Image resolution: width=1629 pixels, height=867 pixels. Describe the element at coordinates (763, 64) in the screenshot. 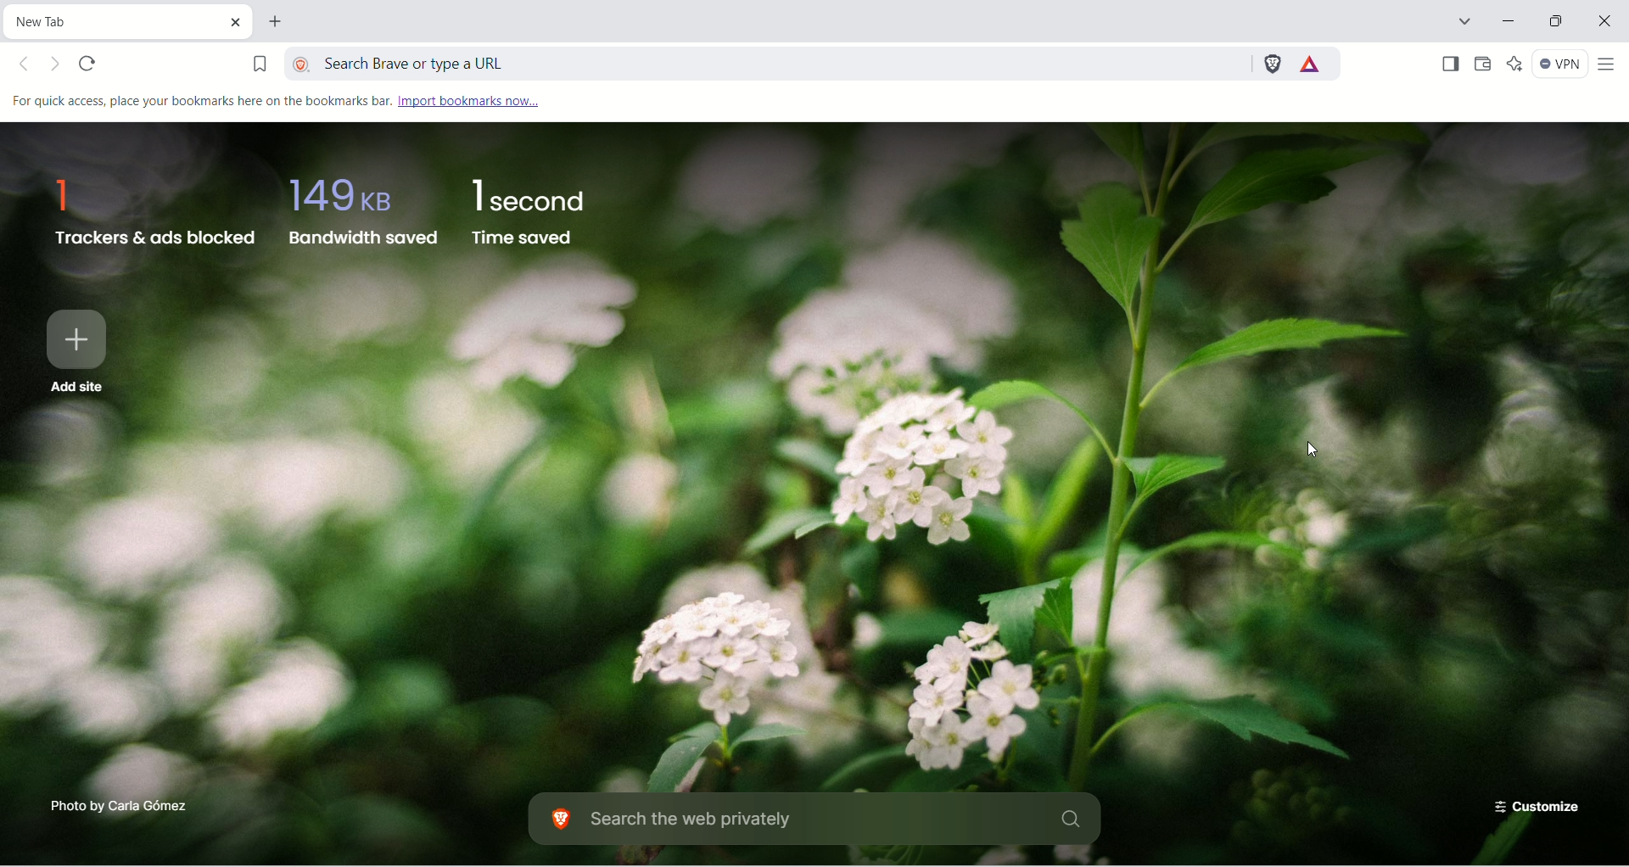

I see `Search Brave or type a URL` at that location.